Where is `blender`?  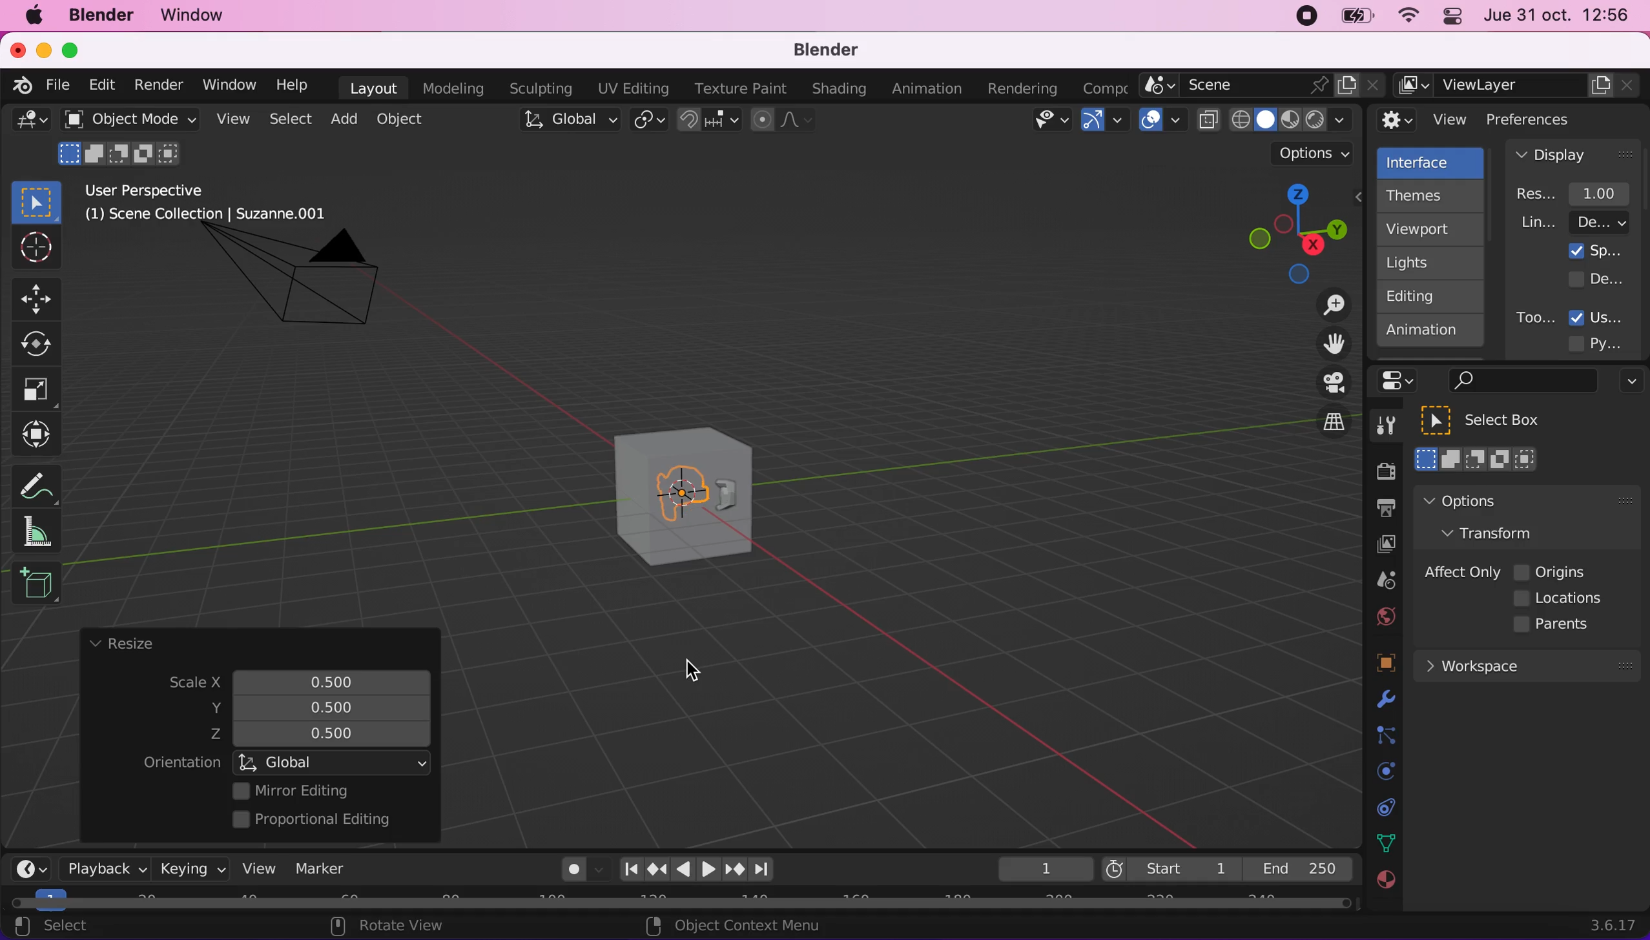
blender is located at coordinates (100, 15).